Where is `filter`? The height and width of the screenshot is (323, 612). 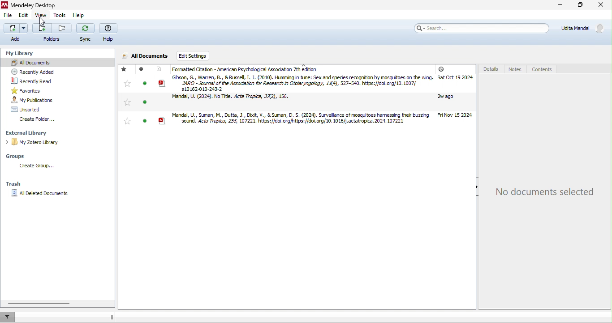
filter is located at coordinates (10, 317).